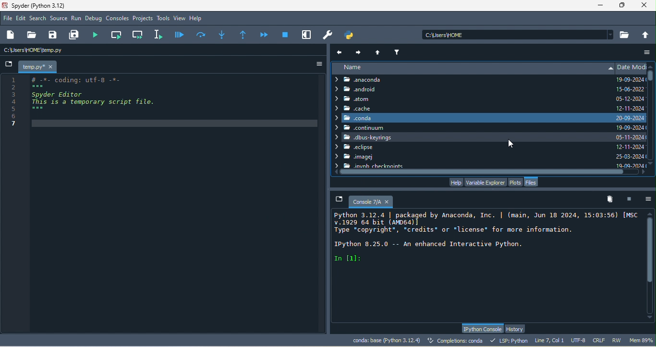 This screenshot has width=656, height=347. I want to click on run file, so click(98, 35).